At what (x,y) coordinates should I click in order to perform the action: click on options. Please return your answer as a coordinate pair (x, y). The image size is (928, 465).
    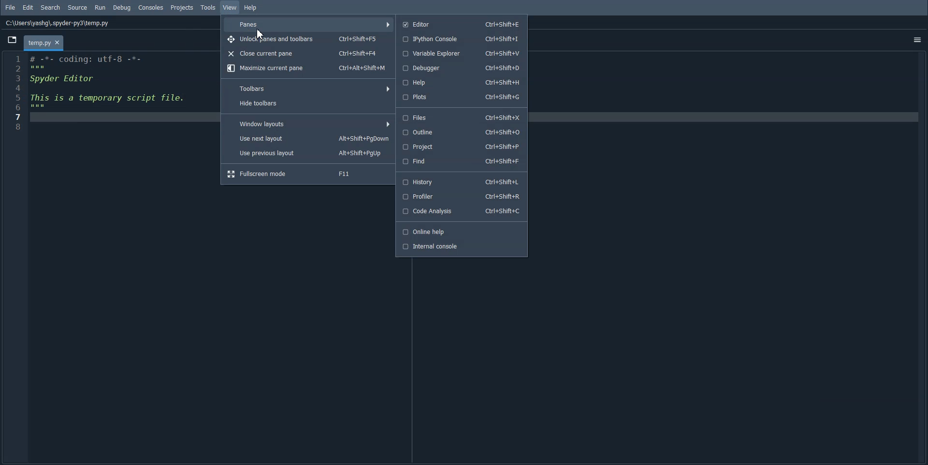
    Looking at the image, I should click on (915, 37).